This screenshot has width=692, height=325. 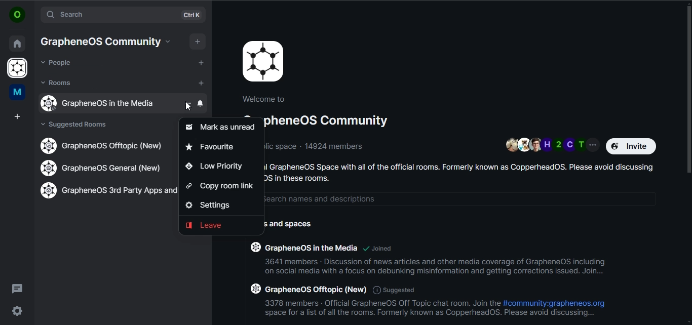 I want to click on room options, so click(x=188, y=103).